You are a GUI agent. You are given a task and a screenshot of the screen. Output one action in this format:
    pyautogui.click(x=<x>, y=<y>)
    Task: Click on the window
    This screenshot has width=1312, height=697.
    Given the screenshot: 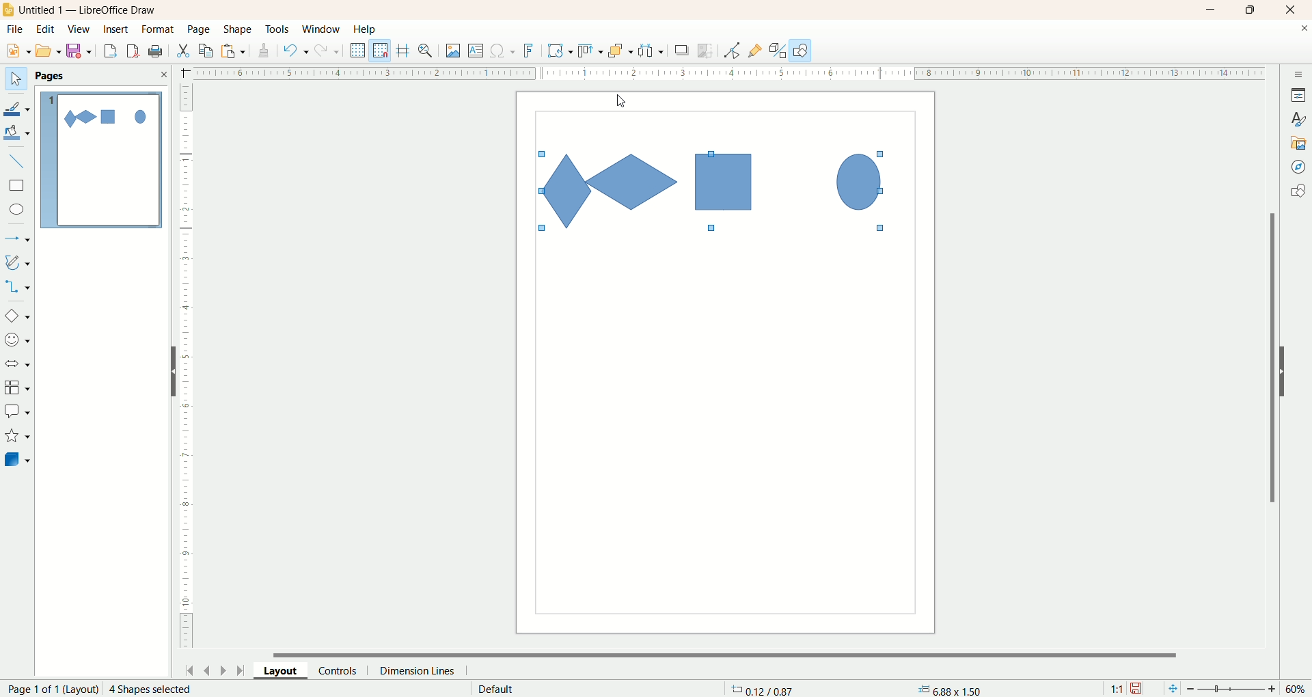 What is the action you would take?
    pyautogui.click(x=325, y=30)
    